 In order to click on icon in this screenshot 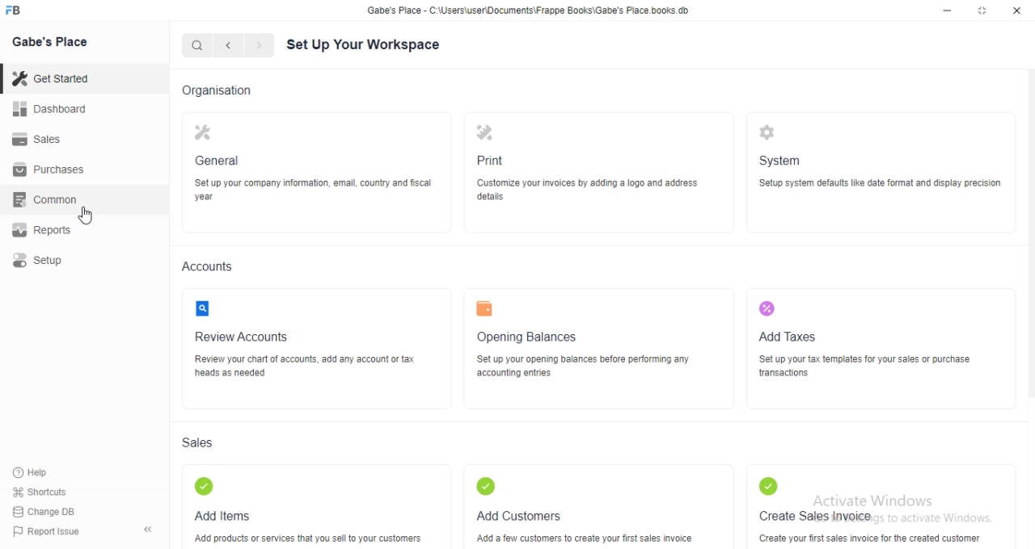, I will do `click(767, 134)`.